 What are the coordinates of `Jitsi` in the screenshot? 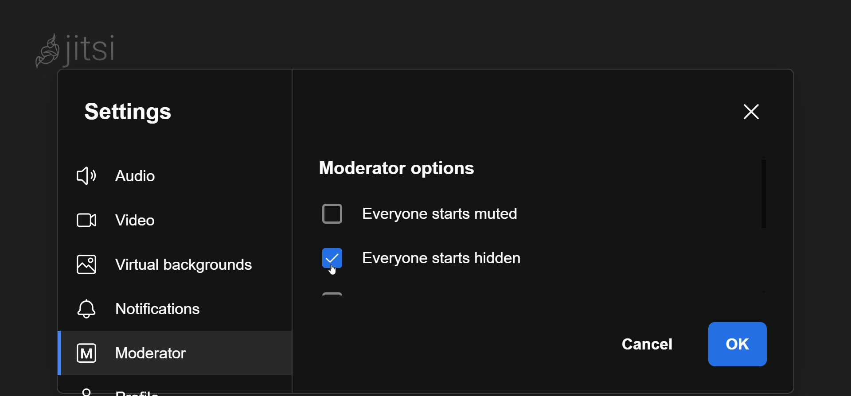 It's located at (78, 50).